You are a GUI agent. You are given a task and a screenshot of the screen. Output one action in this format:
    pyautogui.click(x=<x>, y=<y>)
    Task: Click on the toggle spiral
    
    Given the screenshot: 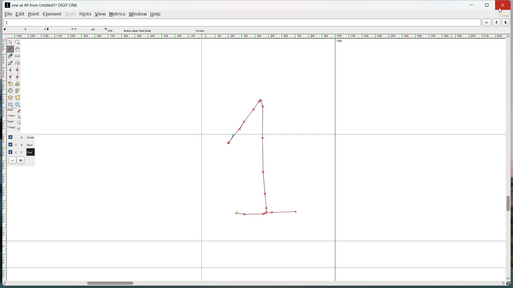 What is the action you would take?
    pyautogui.click(x=18, y=63)
    